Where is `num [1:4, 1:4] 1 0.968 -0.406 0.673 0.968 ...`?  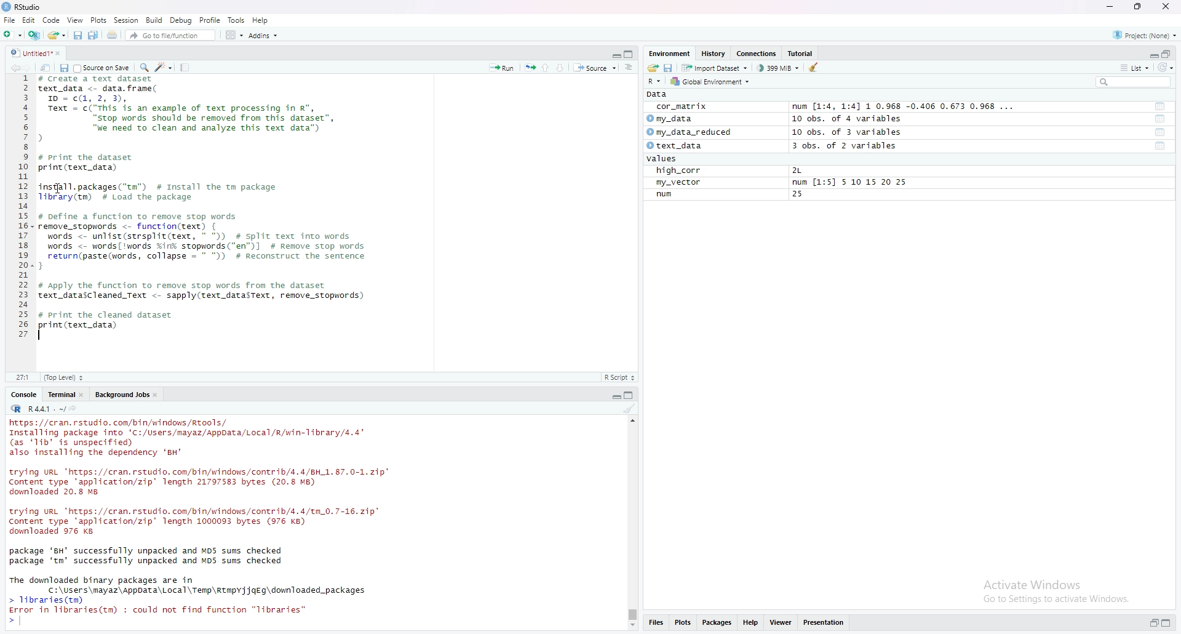
num [1:4, 1:4] 1 0.968 -0.406 0.673 0.968 ... is located at coordinates (907, 105).